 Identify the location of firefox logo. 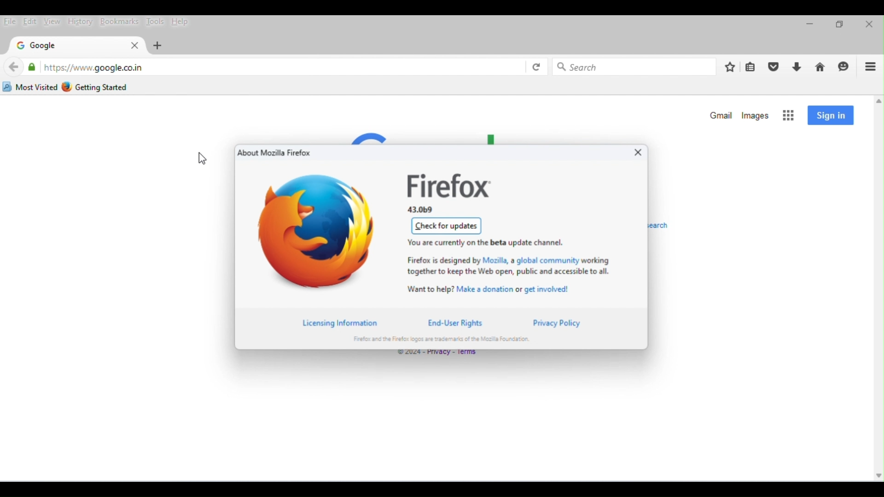
(318, 232).